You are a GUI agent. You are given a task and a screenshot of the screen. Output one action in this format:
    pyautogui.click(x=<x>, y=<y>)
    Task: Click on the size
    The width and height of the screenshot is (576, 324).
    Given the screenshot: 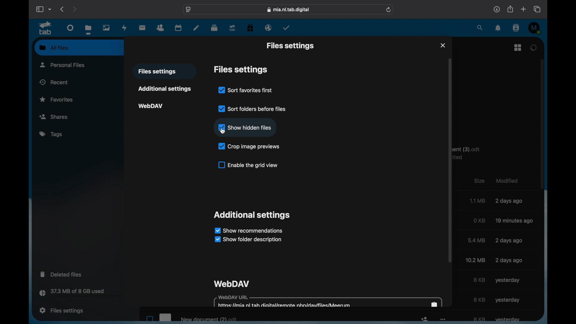 What is the action you would take?
    pyautogui.click(x=480, y=220)
    